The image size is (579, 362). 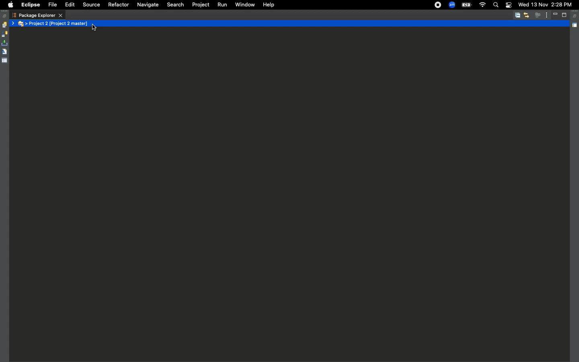 I want to click on Eclipse, so click(x=30, y=5).